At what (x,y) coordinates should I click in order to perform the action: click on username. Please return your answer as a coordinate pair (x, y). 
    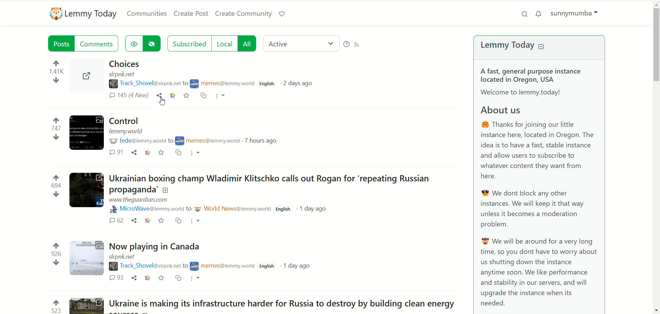
    Looking at the image, I should click on (148, 209).